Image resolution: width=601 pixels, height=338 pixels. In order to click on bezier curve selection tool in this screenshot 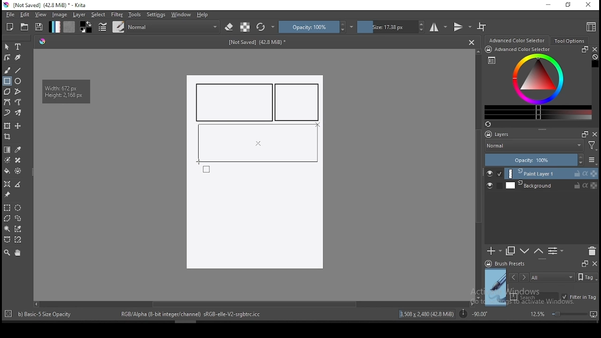, I will do `click(7, 240)`.